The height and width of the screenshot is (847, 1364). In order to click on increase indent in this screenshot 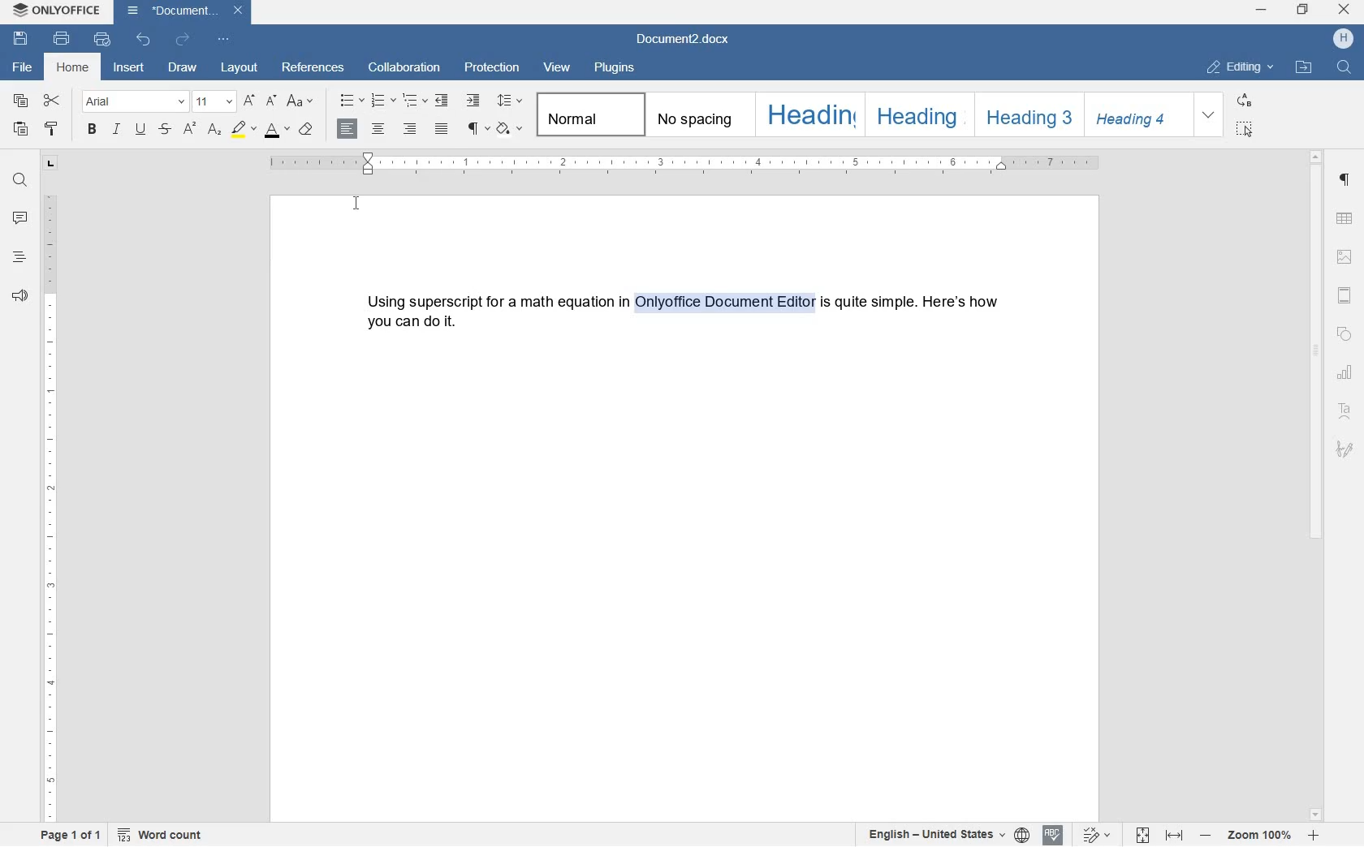, I will do `click(473, 101)`.